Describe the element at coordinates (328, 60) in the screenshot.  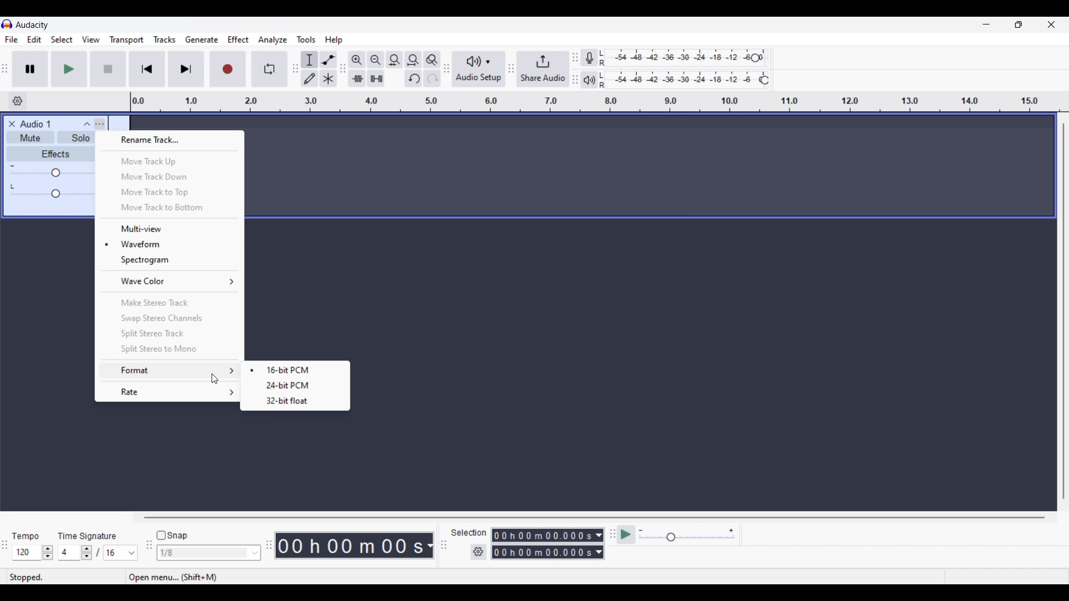
I see `Envelop tool` at that location.